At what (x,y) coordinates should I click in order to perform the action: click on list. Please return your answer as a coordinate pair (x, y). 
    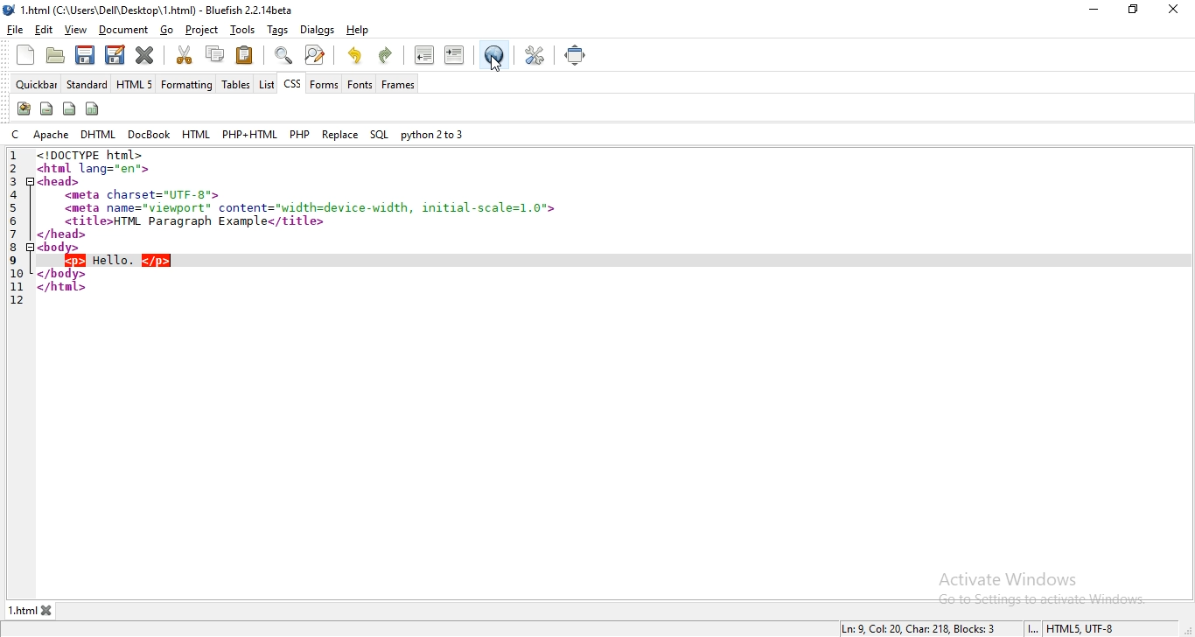
    Looking at the image, I should click on (265, 84).